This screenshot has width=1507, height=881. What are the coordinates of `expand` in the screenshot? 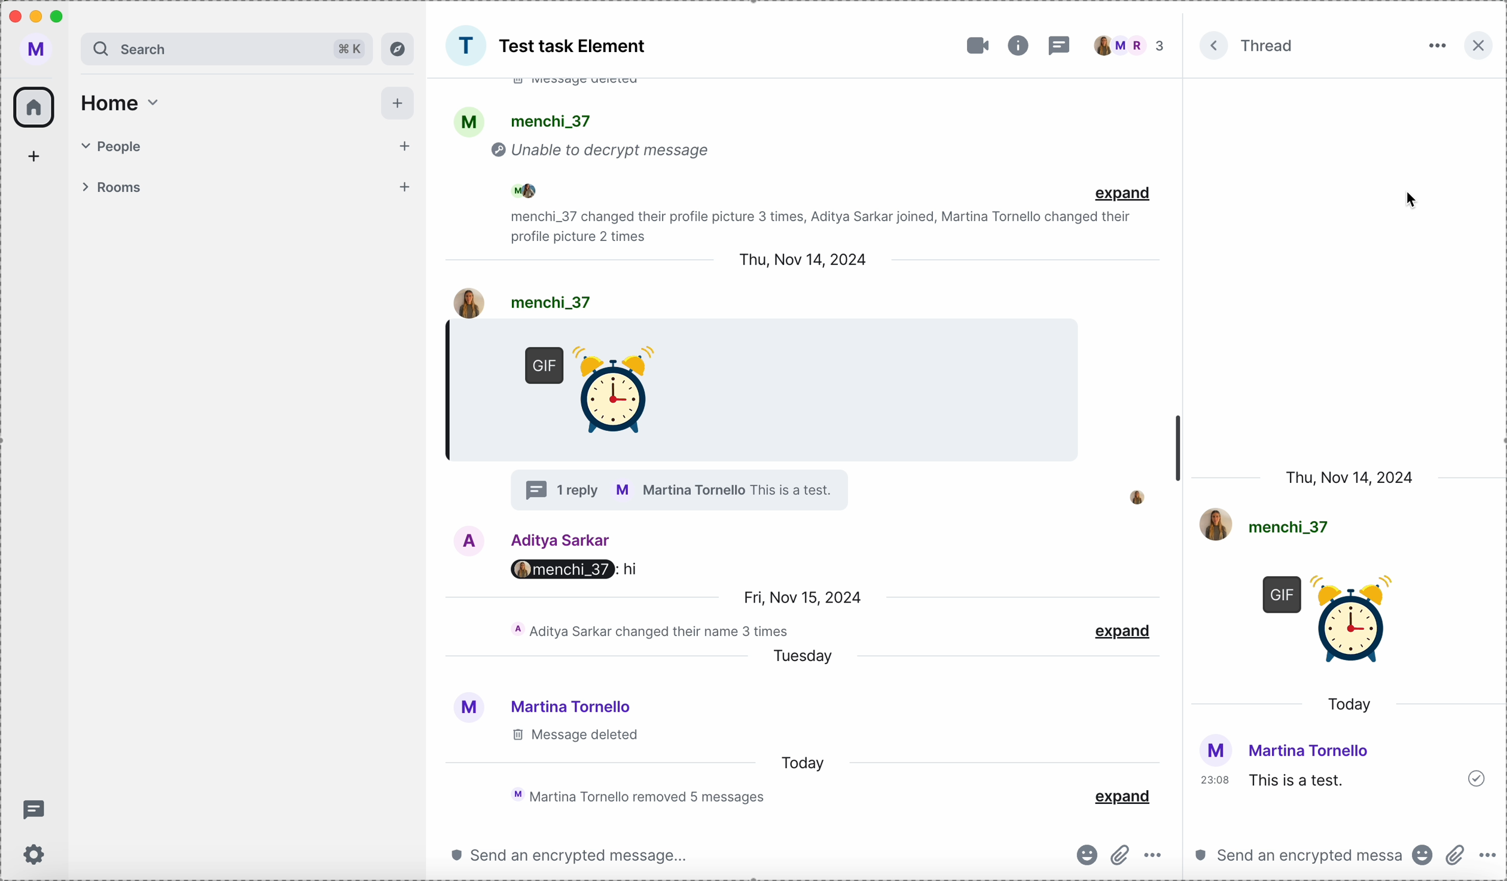 It's located at (1122, 795).